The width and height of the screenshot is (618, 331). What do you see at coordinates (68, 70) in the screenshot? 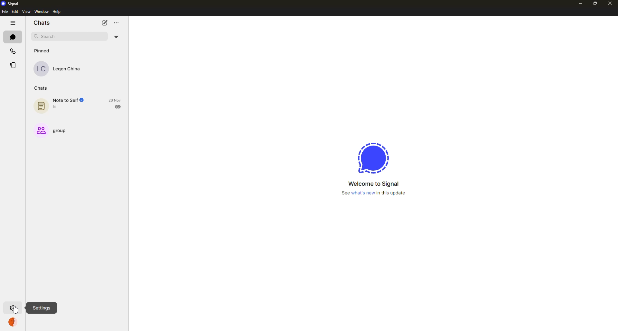
I see `Legen China` at bounding box center [68, 70].